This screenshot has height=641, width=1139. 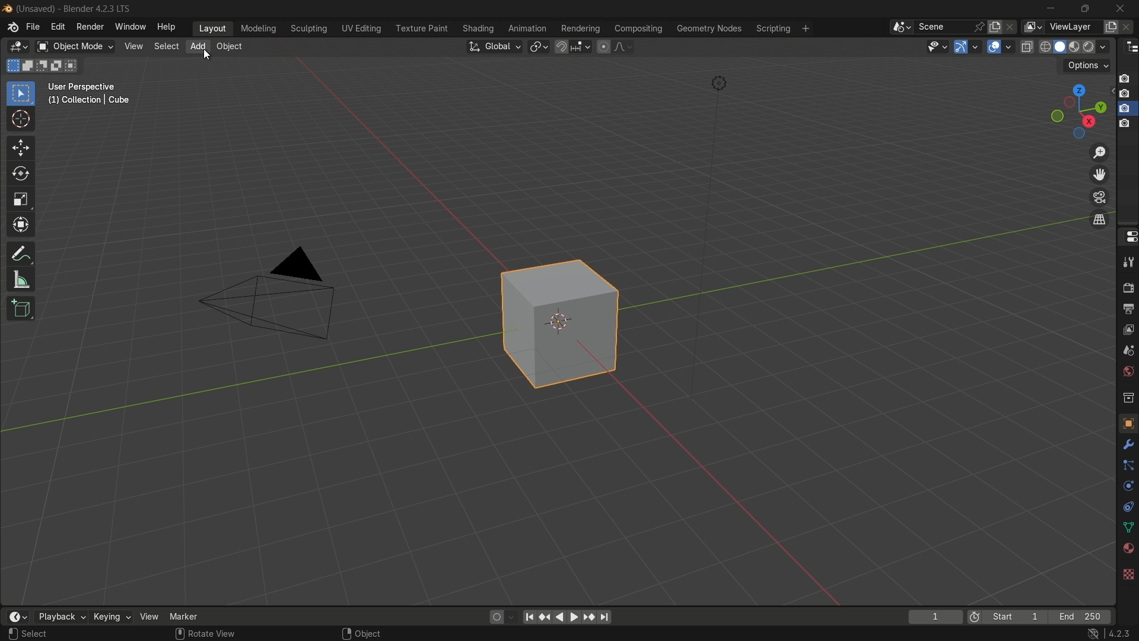 What do you see at coordinates (1127, 353) in the screenshot?
I see `scene` at bounding box center [1127, 353].